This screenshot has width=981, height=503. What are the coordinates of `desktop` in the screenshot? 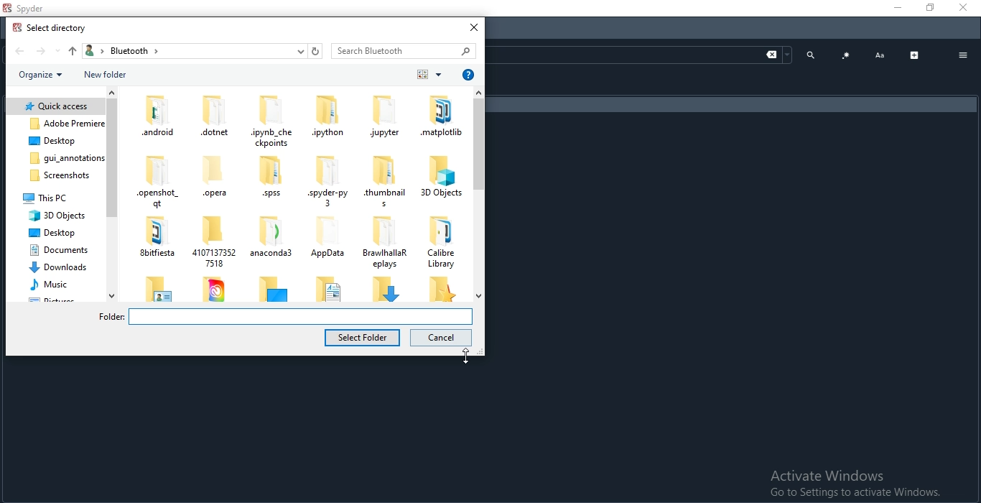 It's located at (55, 140).